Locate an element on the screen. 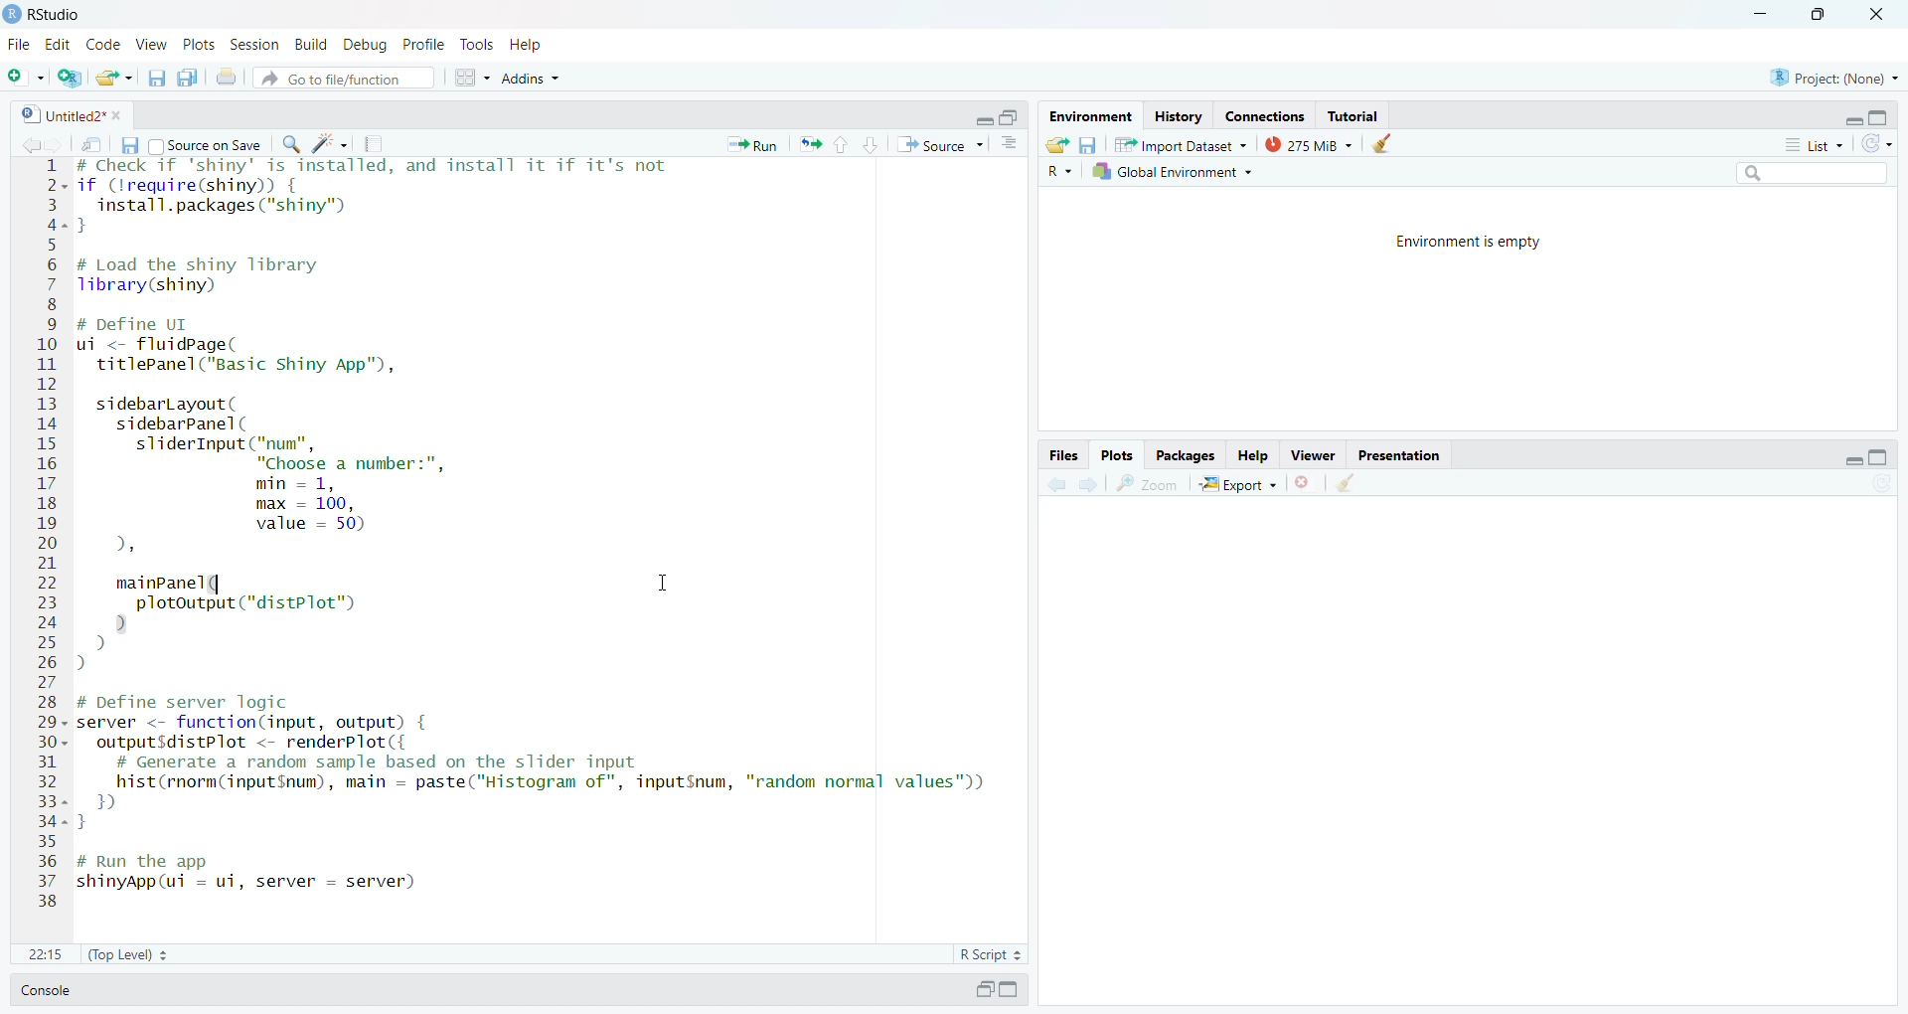 This screenshot has width=1908, height=1014. resize is located at coordinates (1011, 117).